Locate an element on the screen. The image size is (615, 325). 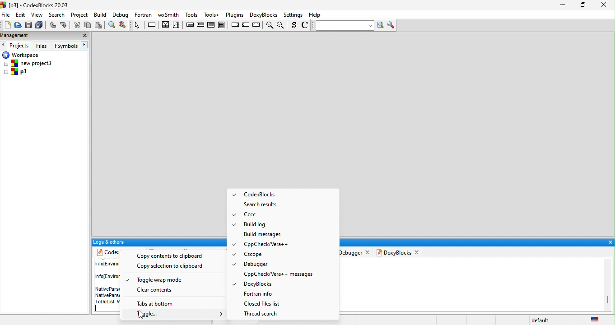
Debug is located at coordinates (121, 15).